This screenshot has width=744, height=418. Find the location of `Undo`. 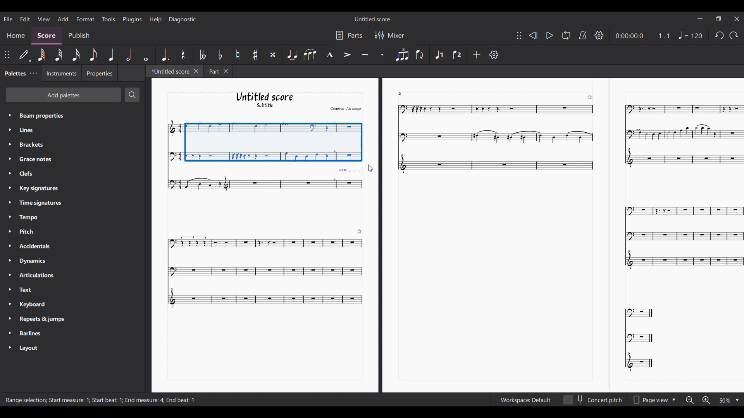

Undo is located at coordinates (734, 37).